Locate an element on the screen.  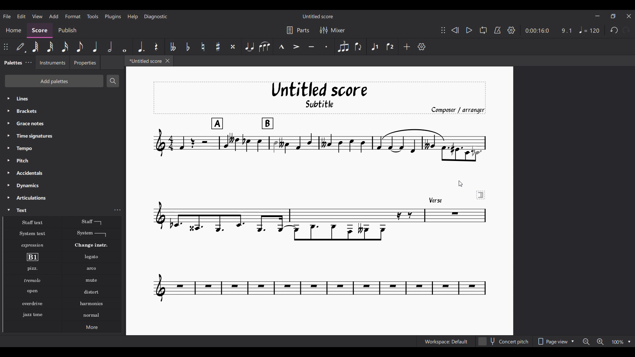
0:00:16:0 is located at coordinates (537, 31).